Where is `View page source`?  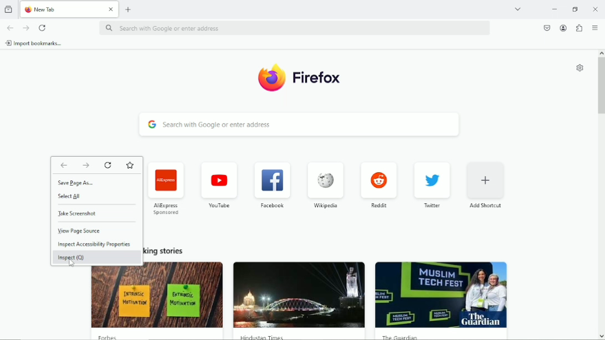 View page source is located at coordinates (79, 231).